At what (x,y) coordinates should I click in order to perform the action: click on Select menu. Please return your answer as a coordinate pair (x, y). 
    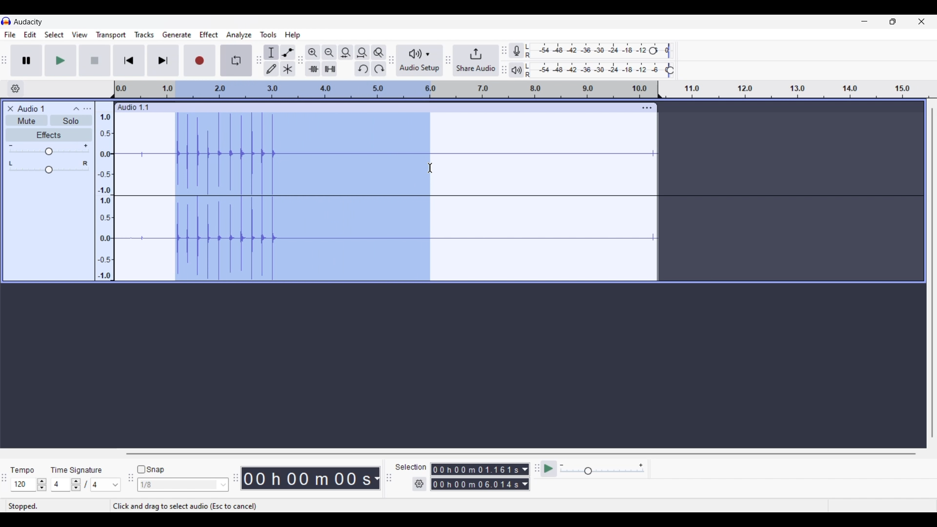
    Looking at the image, I should click on (54, 35).